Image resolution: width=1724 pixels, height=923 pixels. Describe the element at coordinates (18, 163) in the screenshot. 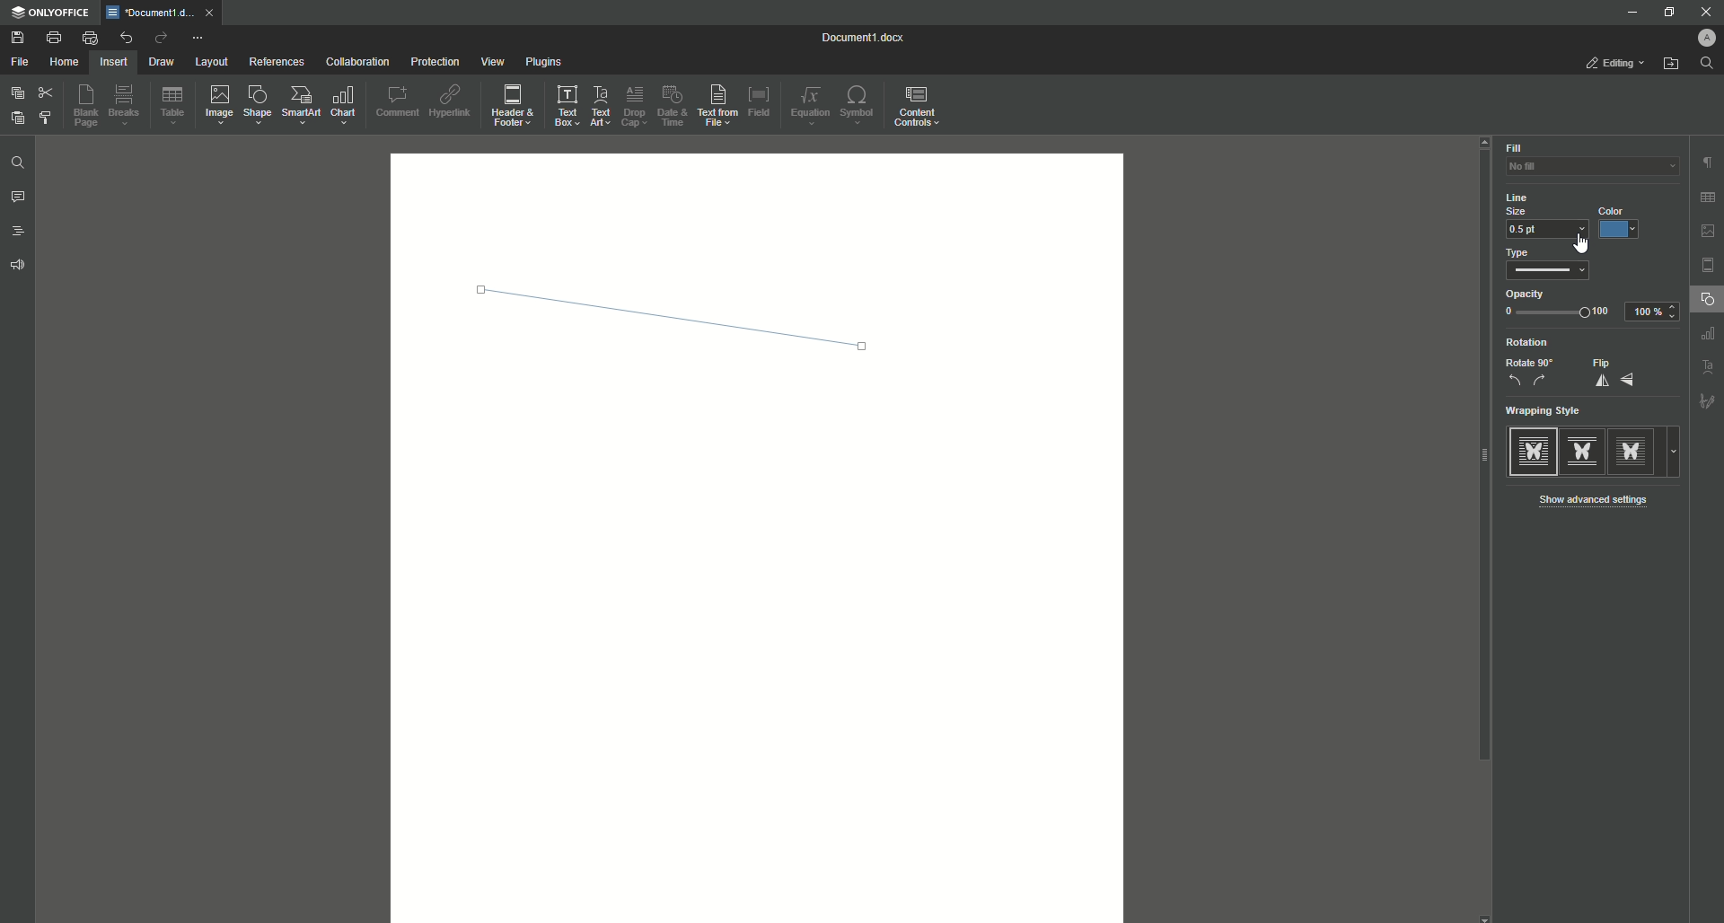

I see `Find` at that location.